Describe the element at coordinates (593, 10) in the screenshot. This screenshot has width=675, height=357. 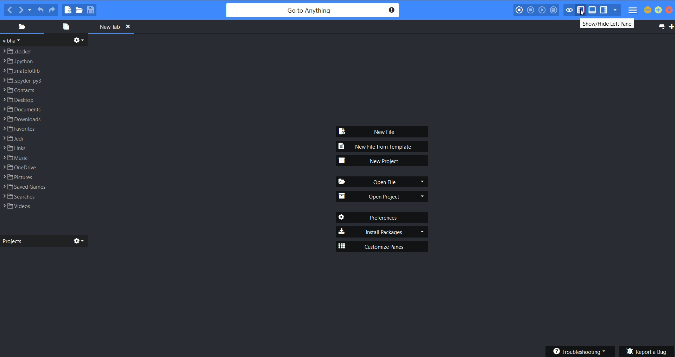
I see `hide bottom pane` at that location.